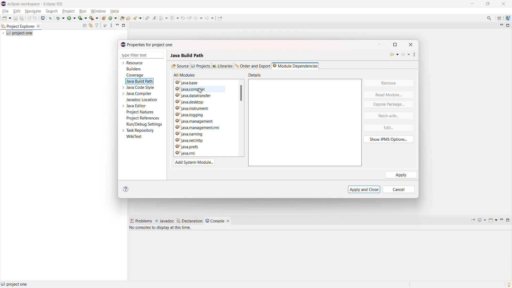 Image resolution: width=512 pixels, height=288 pixels. I want to click on open type, so click(122, 18).